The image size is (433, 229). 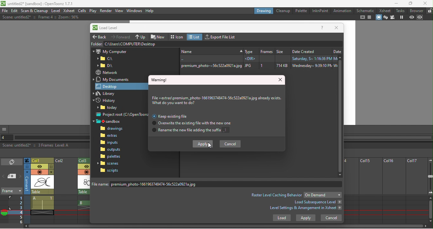 I want to click on Inputs, so click(x=110, y=143).